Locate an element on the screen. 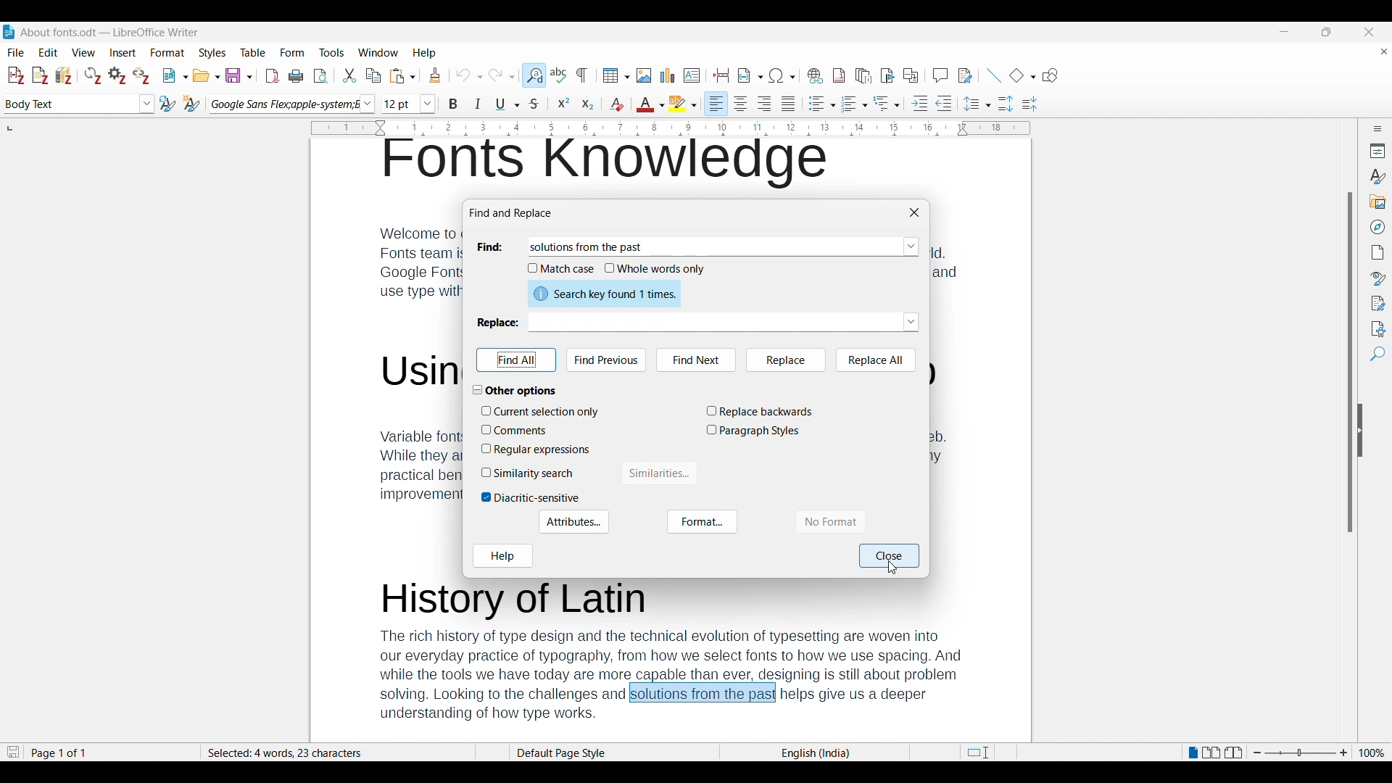 This screenshot has height=783, width=1392. Zoom out is located at coordinates (1257, 753).